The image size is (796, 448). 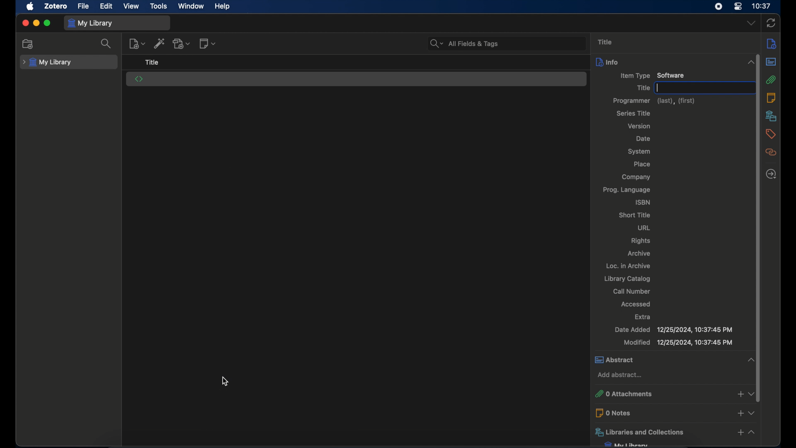 What do you see at coordinates (771, 23) in the screenshot?
I see `sync` at bounding box center [771, 23].